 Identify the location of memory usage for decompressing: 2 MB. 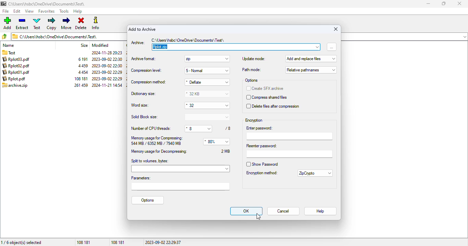
(181, 151).